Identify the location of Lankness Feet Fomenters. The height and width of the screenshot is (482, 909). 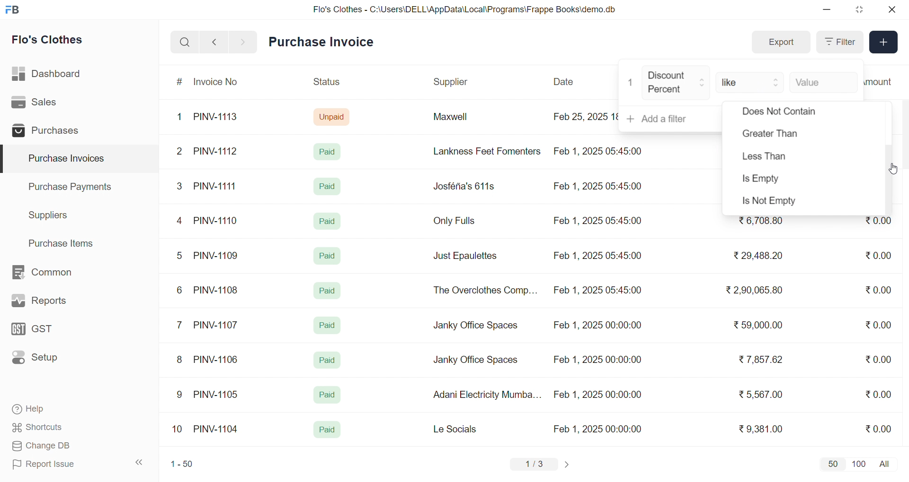
(481, 151).